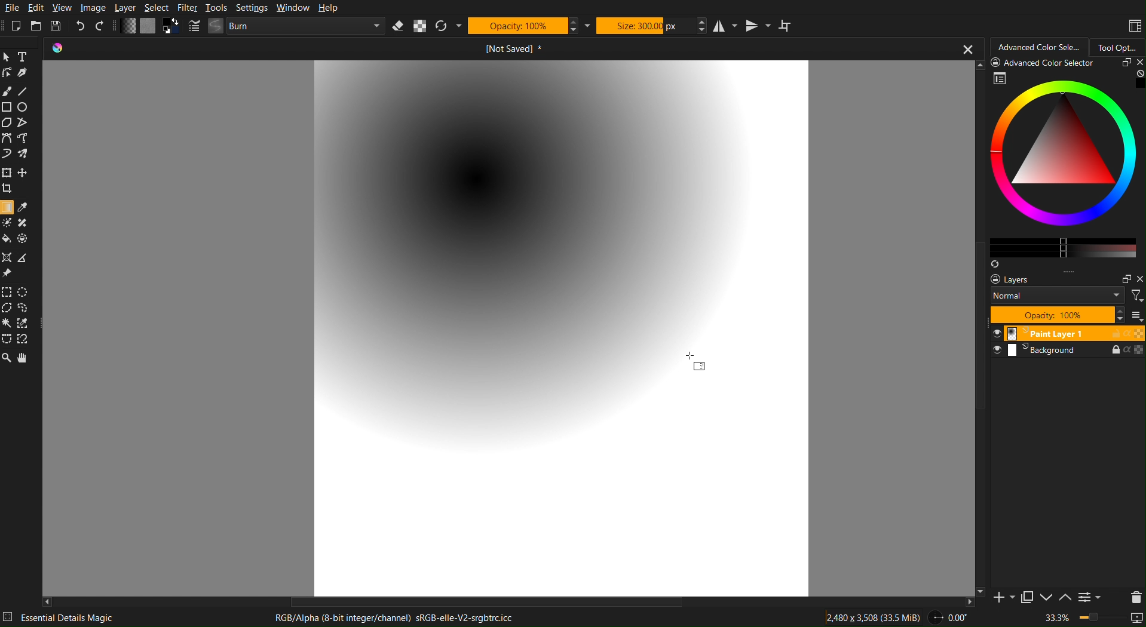 The width and height of the screenshot is (1146, 627). What do you see at coordinates (690, 354) in the screenshot?
I see `Cursor` at bounding box center [690, 354].